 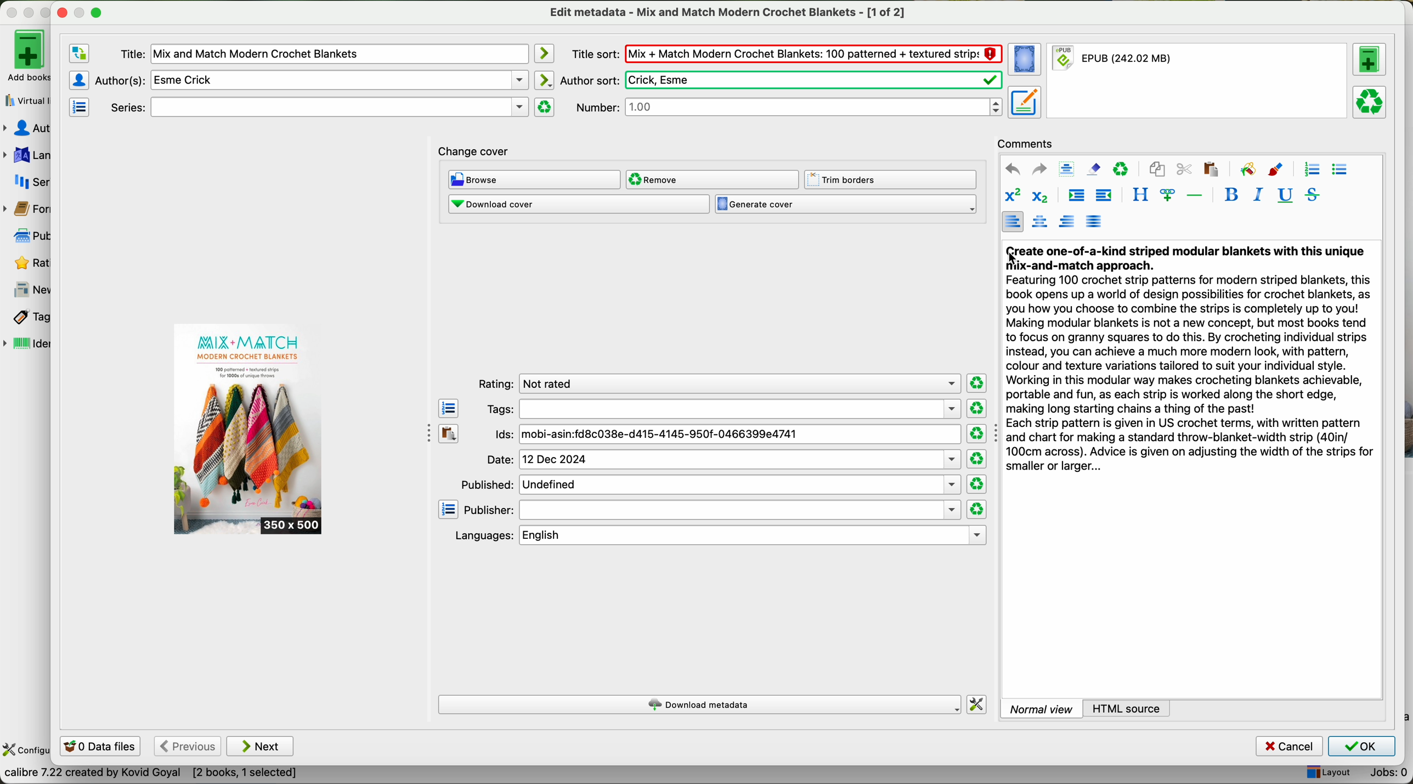 I want to click on next, so click(x=261, y=746).